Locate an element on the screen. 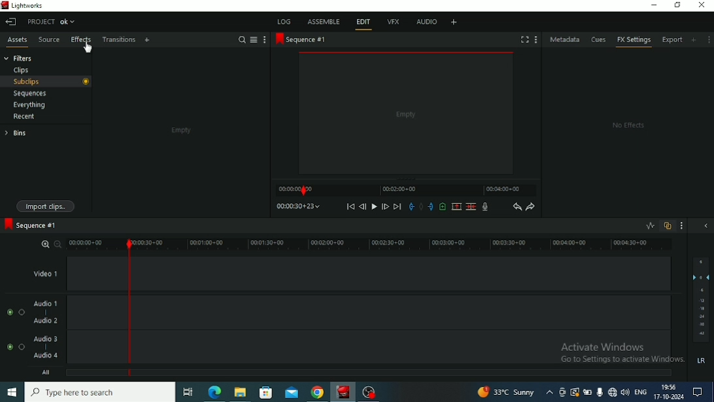 The height and width of the screenshot is (402, 714). Undo  is located at coordinates (517, 206).